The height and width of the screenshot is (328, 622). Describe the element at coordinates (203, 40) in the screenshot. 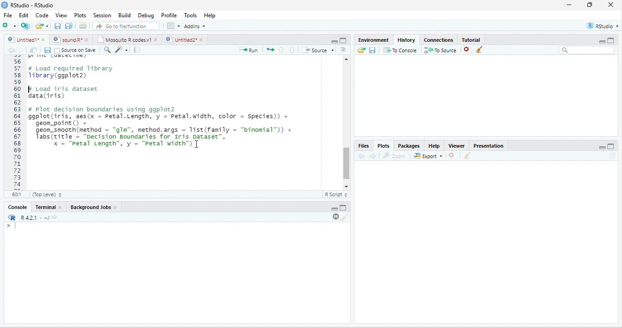

I see `close` at that location.